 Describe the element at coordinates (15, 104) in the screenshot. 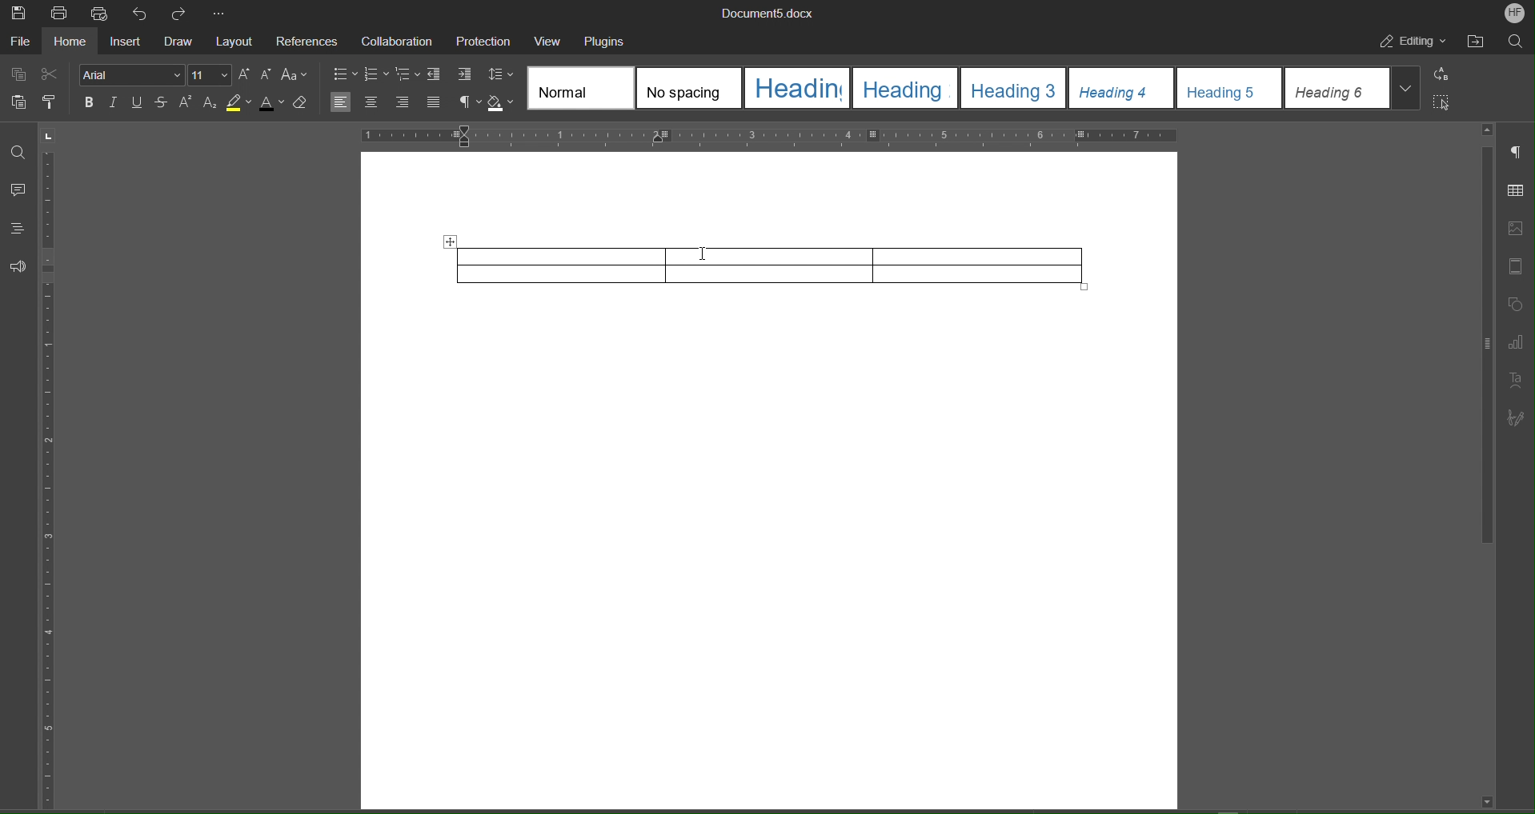

I see `Paste` at that location.